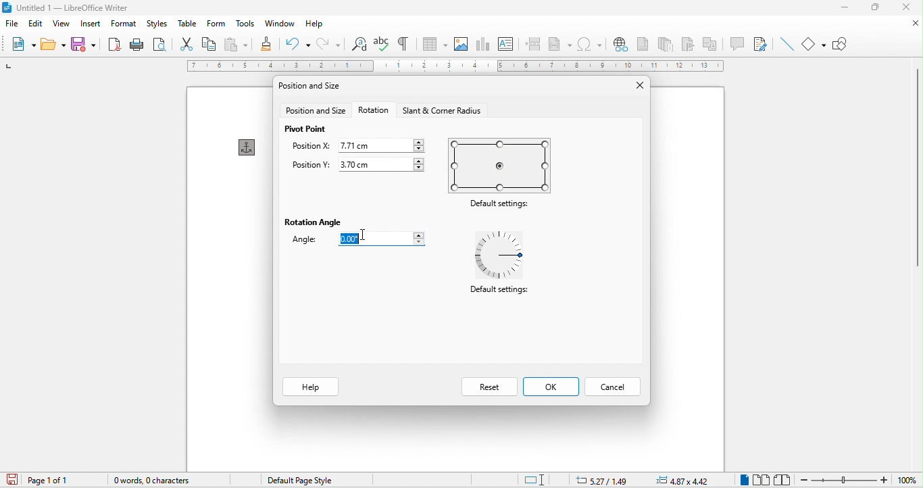  I want to click on close, so click(633, 84).